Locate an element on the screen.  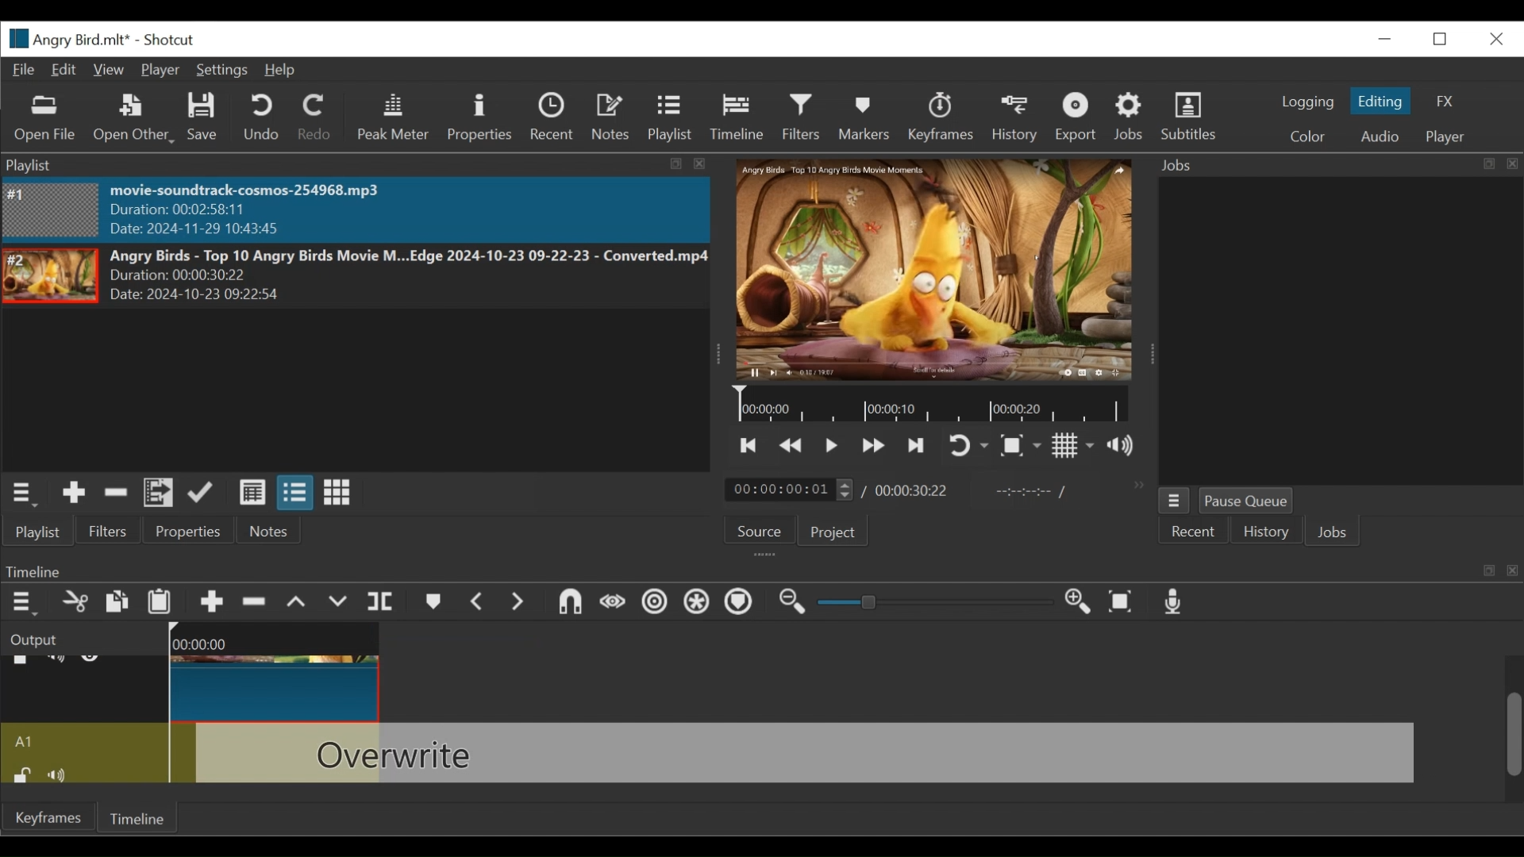
Ripple all tracks is located at coordinates (698, 605).